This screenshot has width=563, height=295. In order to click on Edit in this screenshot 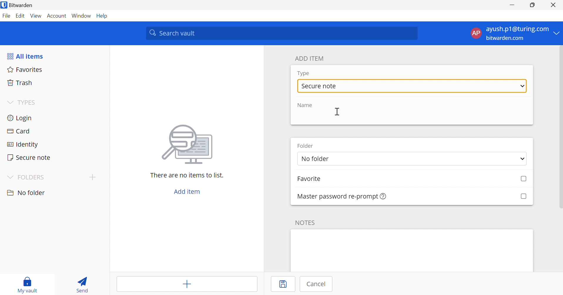, I will do `click(20, 15)`.